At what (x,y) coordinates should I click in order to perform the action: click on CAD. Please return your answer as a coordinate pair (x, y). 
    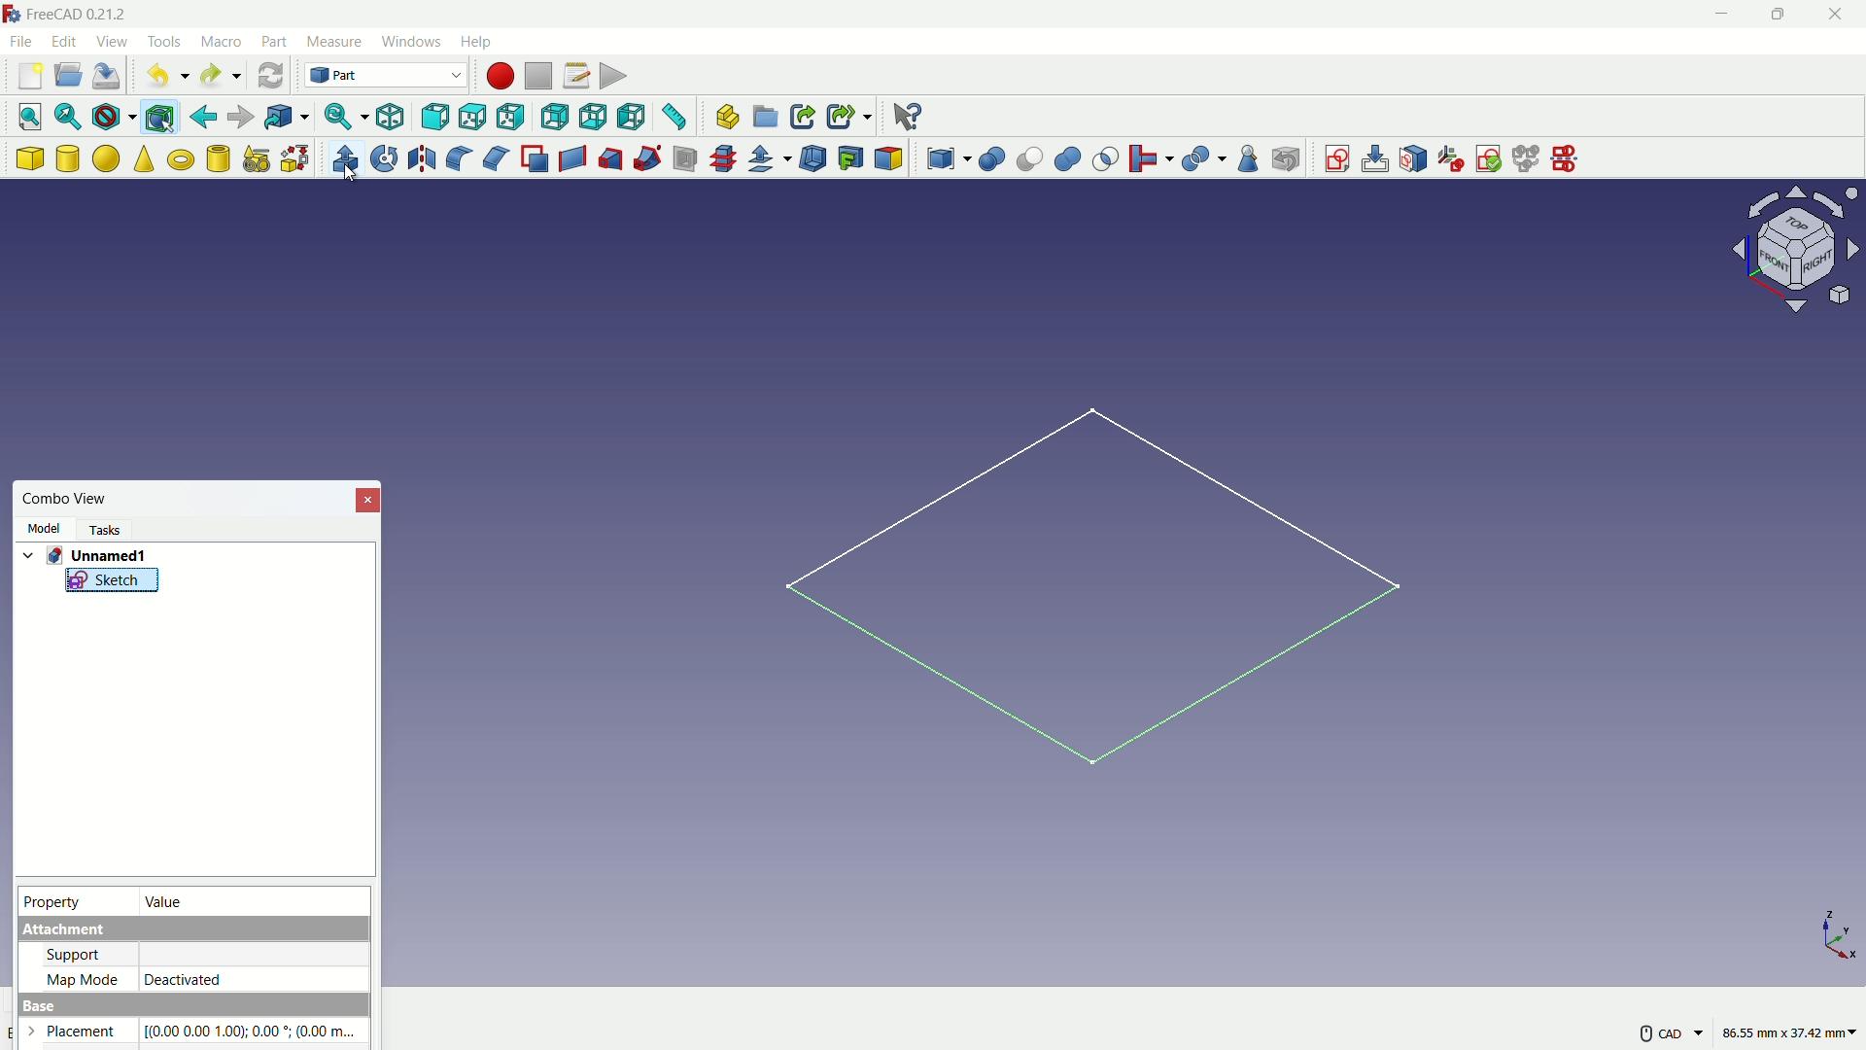
    Looking at the image, I should click on (1671, 1032).